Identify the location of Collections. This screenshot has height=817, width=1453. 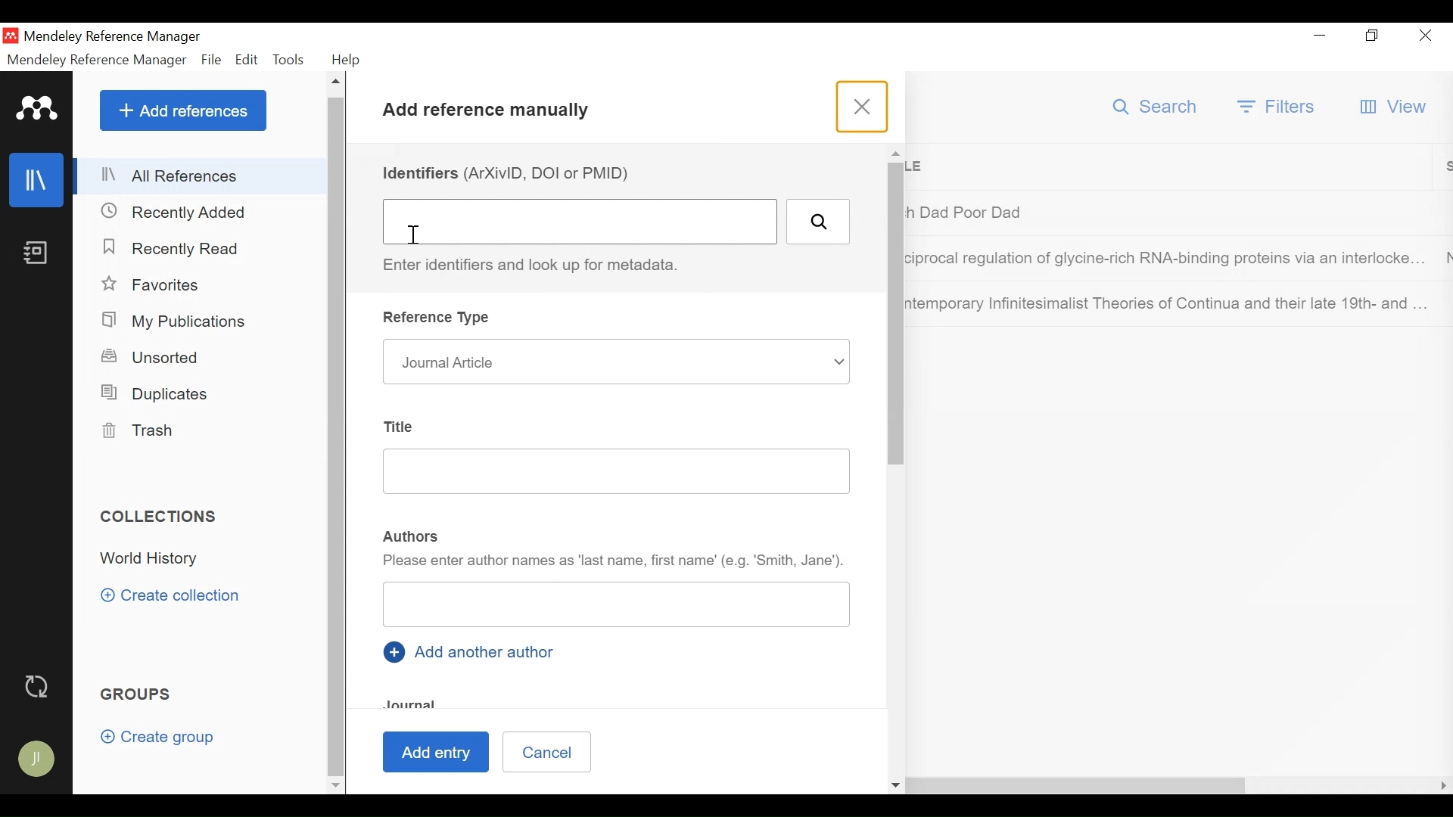
(160, 516).